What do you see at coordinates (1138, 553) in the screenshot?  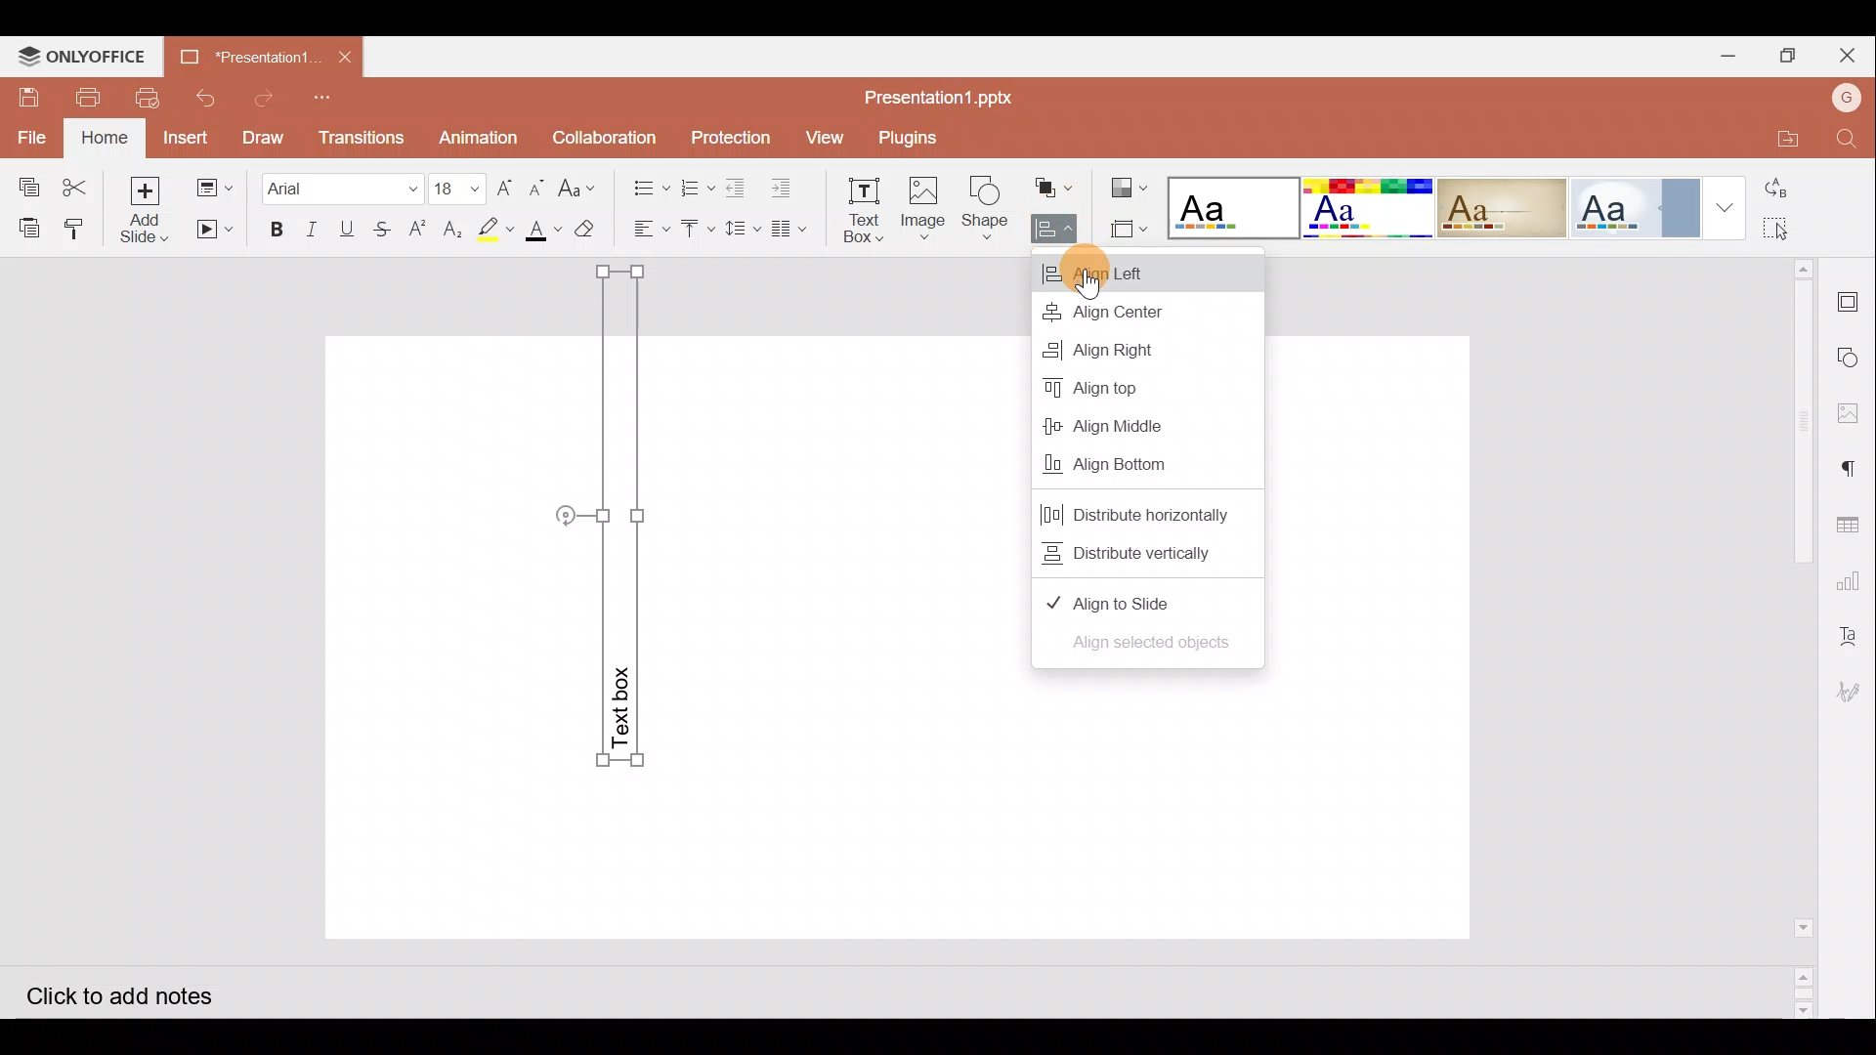 I see `Distribute vertically` at bounding box center [1138, 553].